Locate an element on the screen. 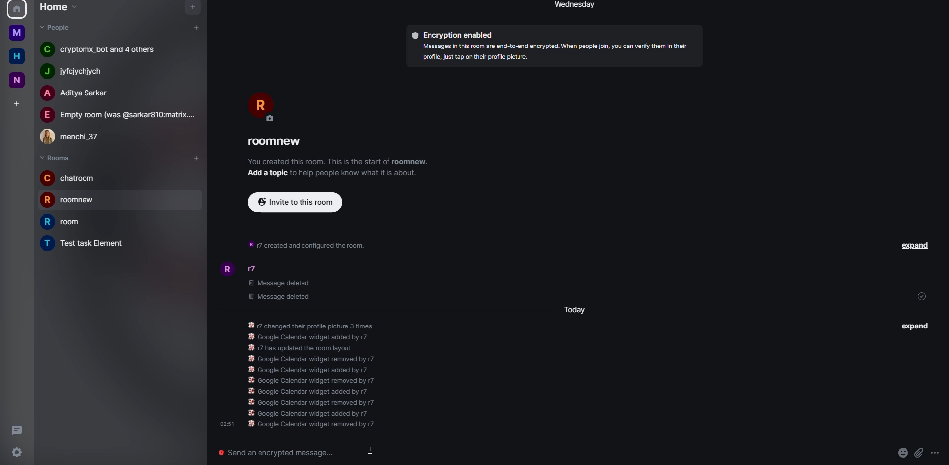 This screenshot has height=465, width=949. people is located at coordinates (120, 115).